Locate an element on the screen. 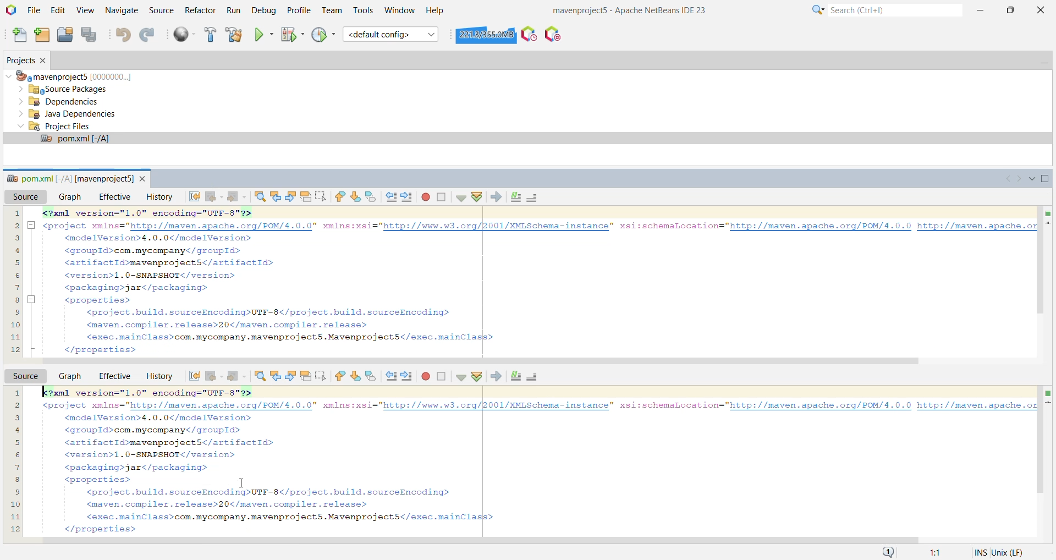  History is located at coordinates (156, 376).